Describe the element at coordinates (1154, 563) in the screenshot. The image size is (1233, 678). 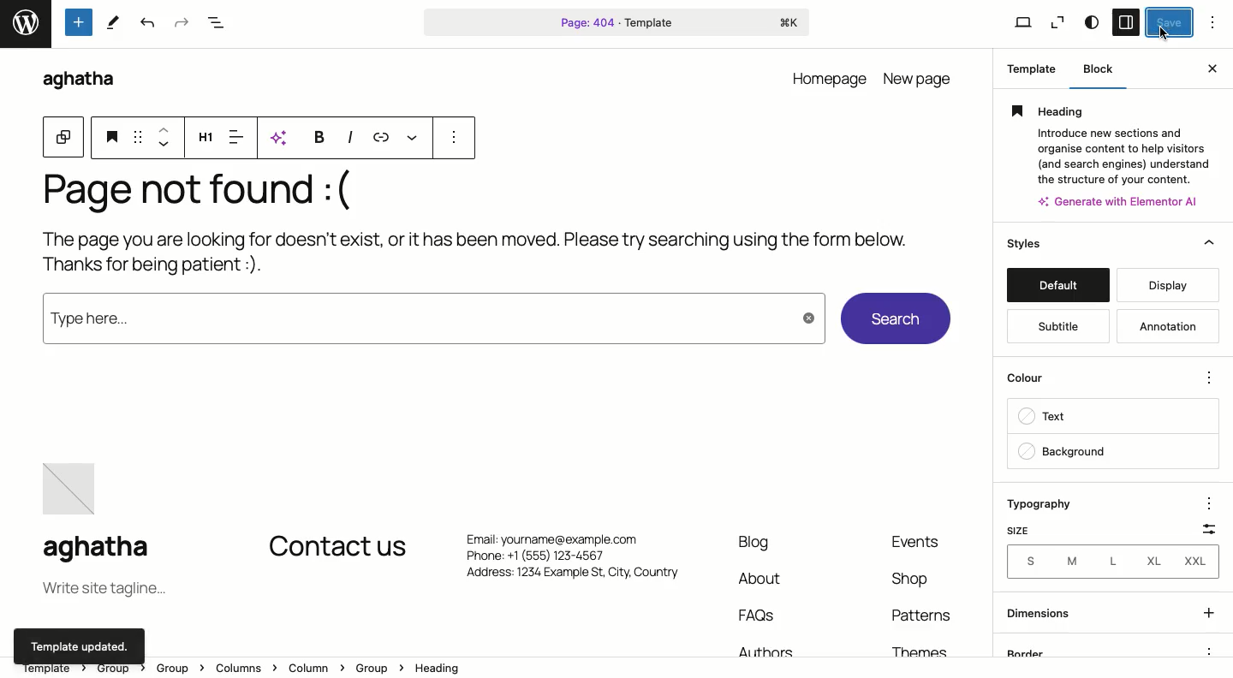
I see `XL` at that location.